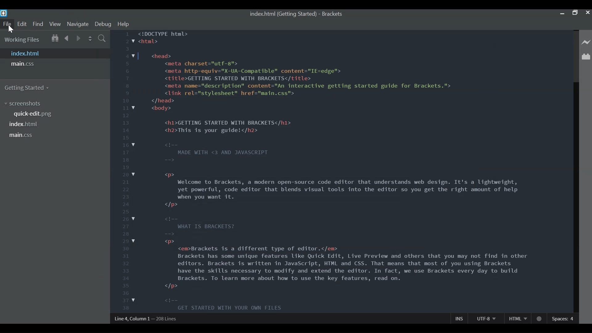 Image resolution: width=592 pixels, height=333 pixels. What do you see at coordinates (25, 124) in the screenshot?
I see `index.html` at bounding box center [25, 124].